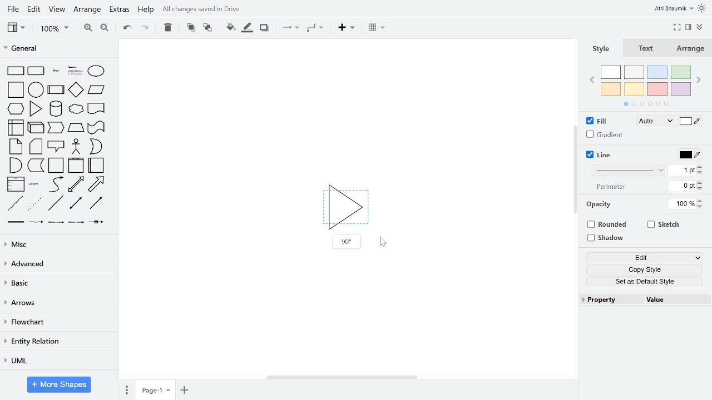  Describe the element at coordinates (37, 108) in the screenshot. I see `triangle` at that location.